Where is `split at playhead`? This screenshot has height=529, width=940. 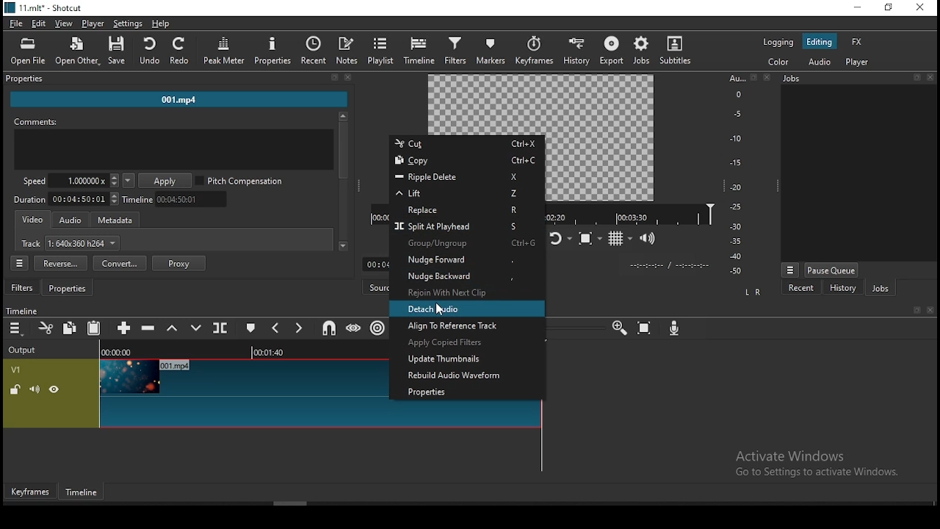
split at playhead is located at coordinates (460, 225).